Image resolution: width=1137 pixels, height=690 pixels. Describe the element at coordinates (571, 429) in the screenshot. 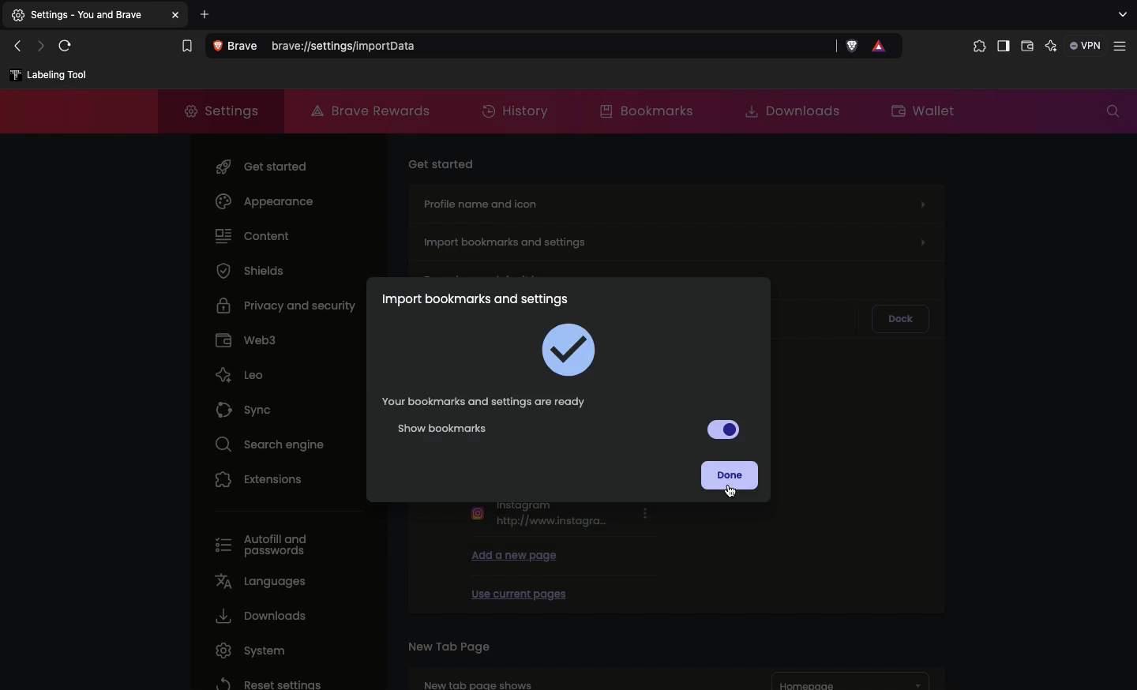

I see `Show bookmarks` at that location.